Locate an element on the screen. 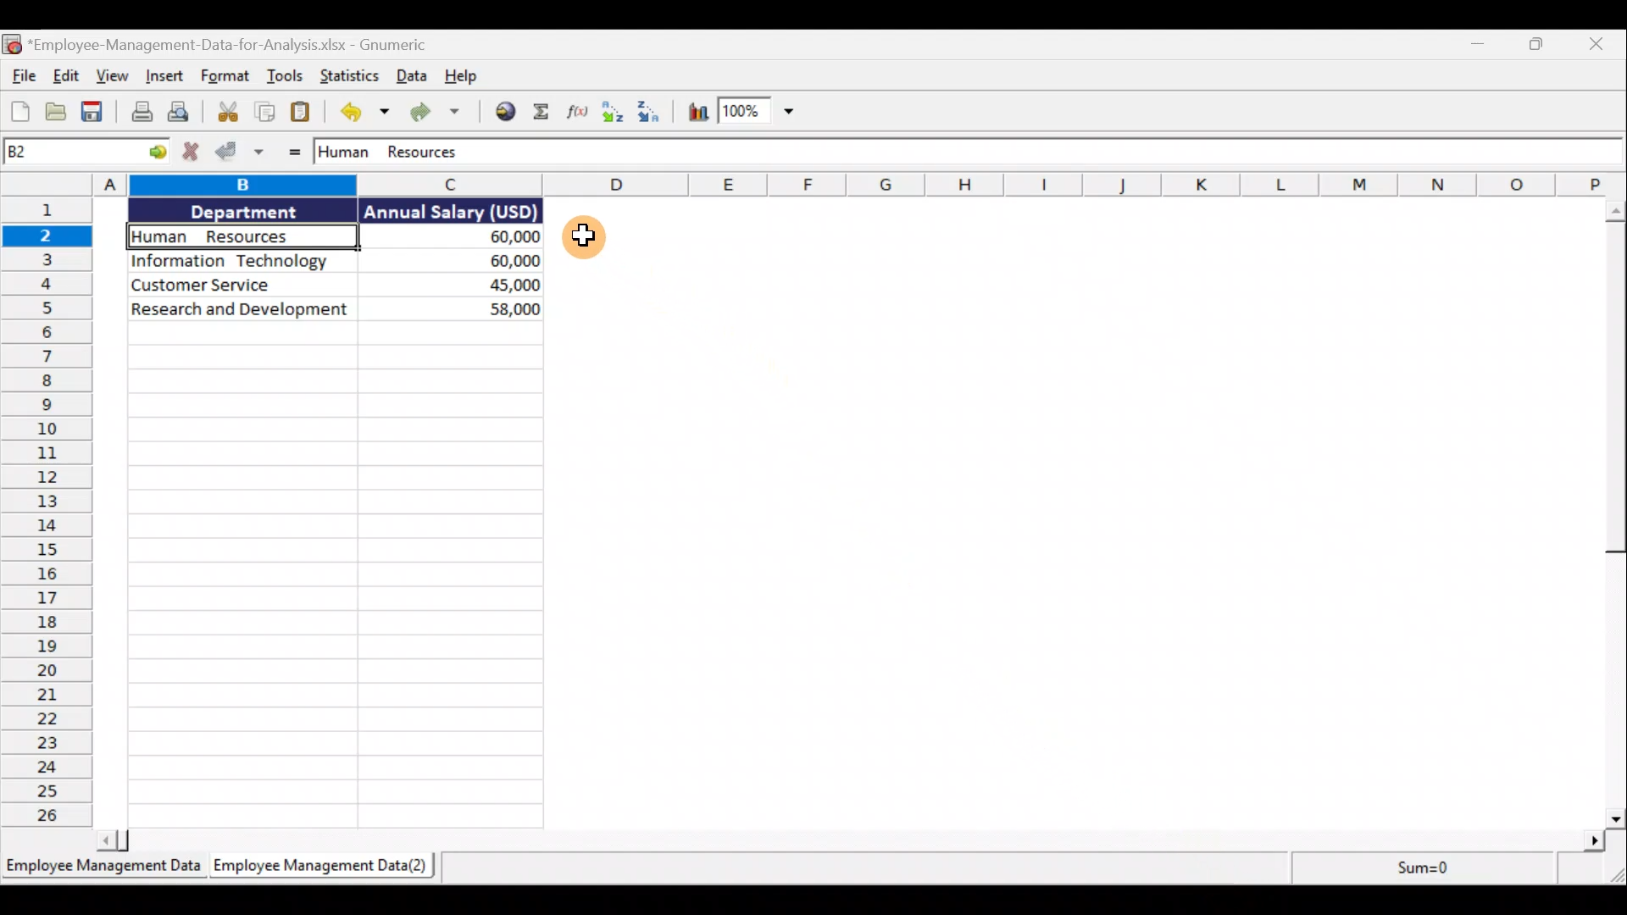 Image resolution: width=1627 pixels, height=915 pixels. Maximise is located at coordinates (1530, 50).